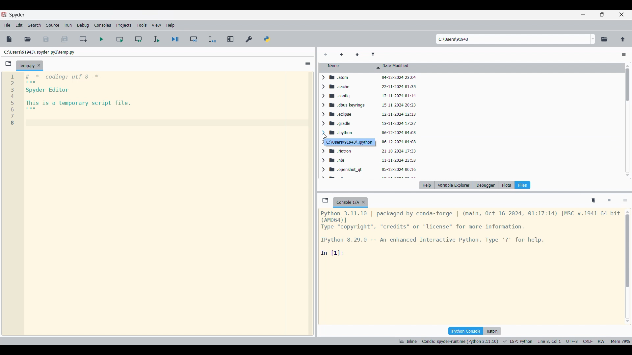 The height and width of the screenshot is (355, 632). What do you see at coordinates (194, 39) in the screenshot?
I see `Debug cell` at bounding box center [194, 39].